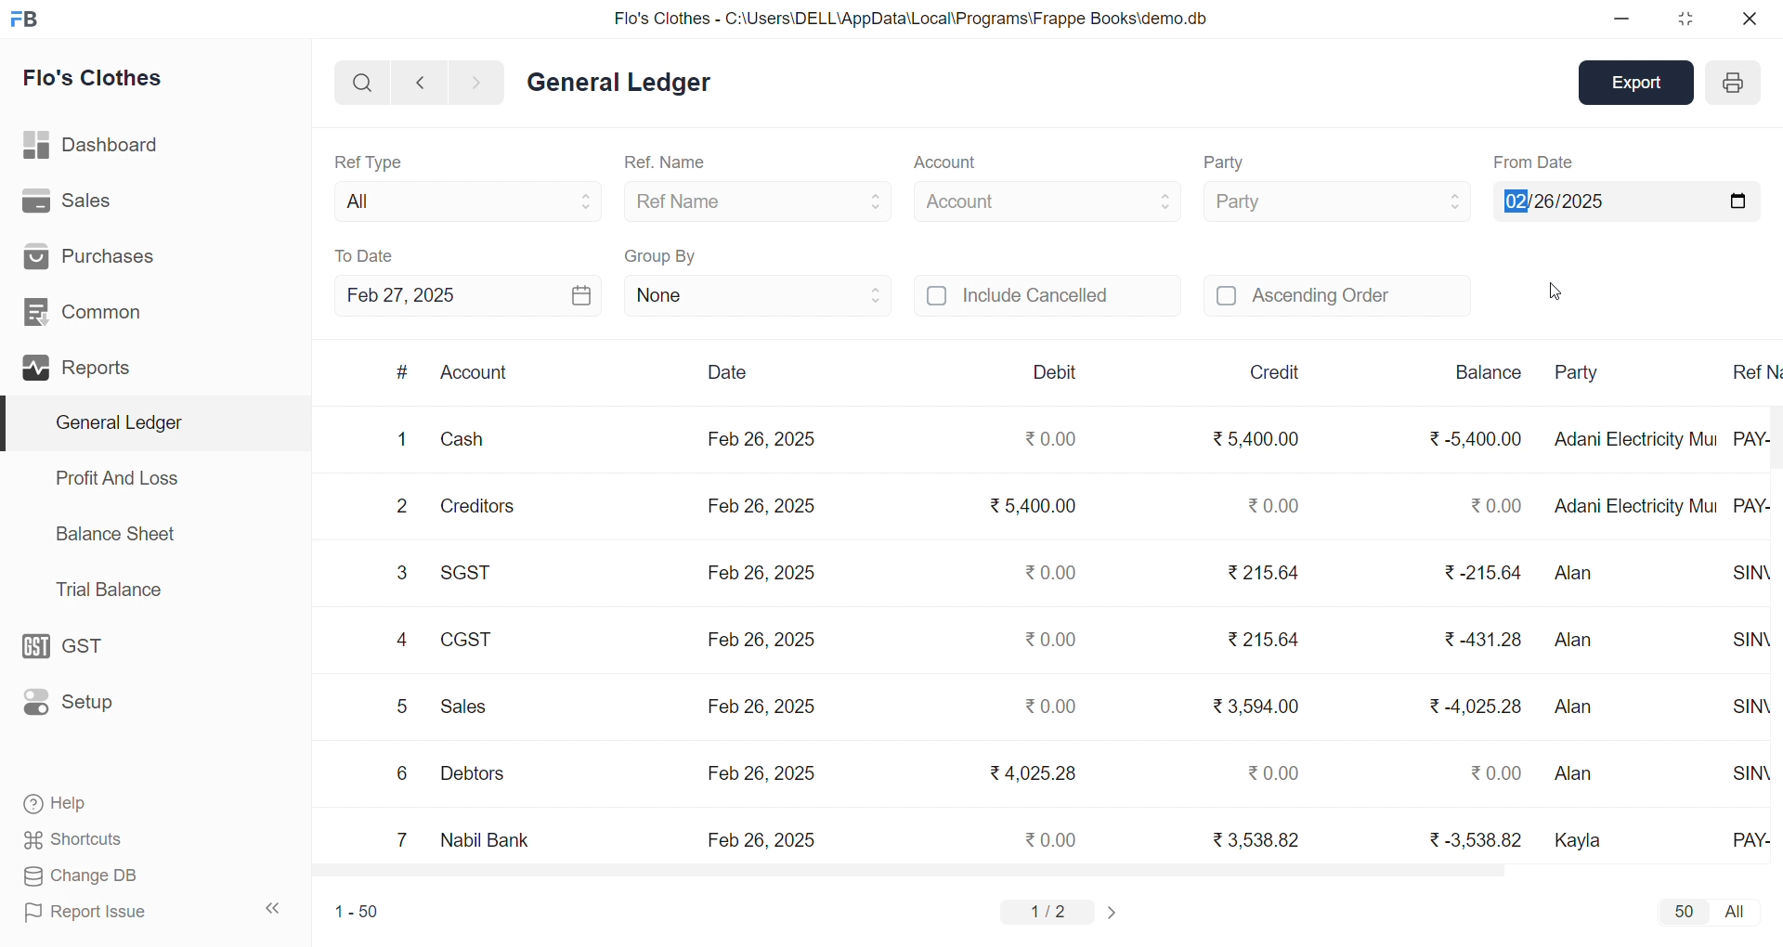 The height and width of the screenshot is (947, 1783). What do you see at coordinates (80, 365) in the screenshot?
I see `Reports` at bounding box center [80, 365].